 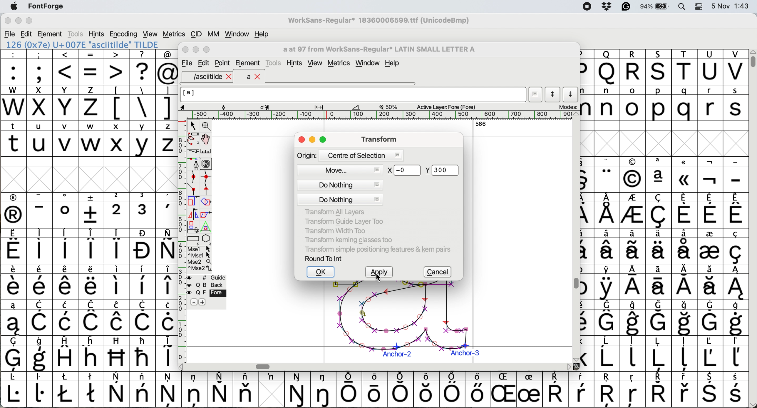 I want to click on , so click(x=608, y=390).